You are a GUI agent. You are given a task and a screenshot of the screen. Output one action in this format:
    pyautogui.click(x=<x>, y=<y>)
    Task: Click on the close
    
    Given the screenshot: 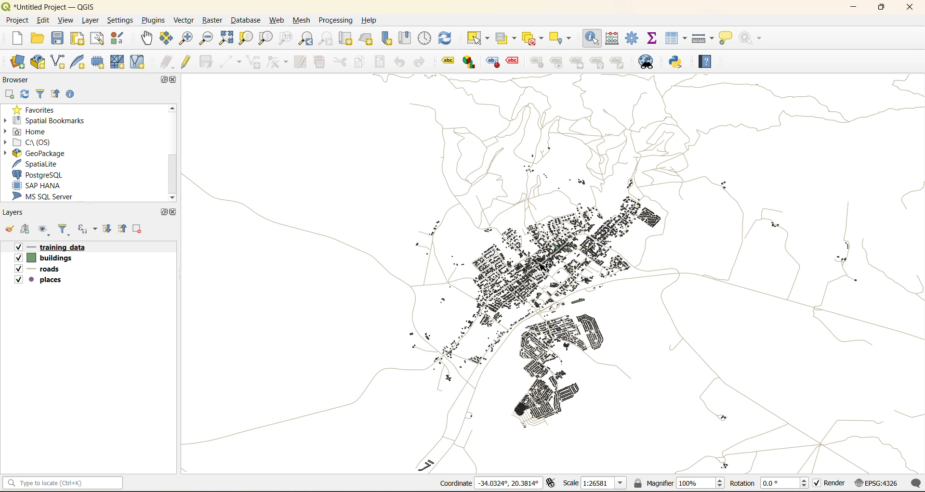 What is the action you would take?
    pyautogui.click(x=905, y=8)
    